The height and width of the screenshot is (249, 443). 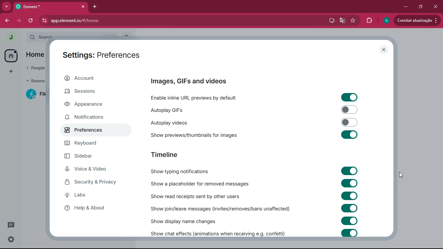 I want to click on update, so click(x=416, y=20).